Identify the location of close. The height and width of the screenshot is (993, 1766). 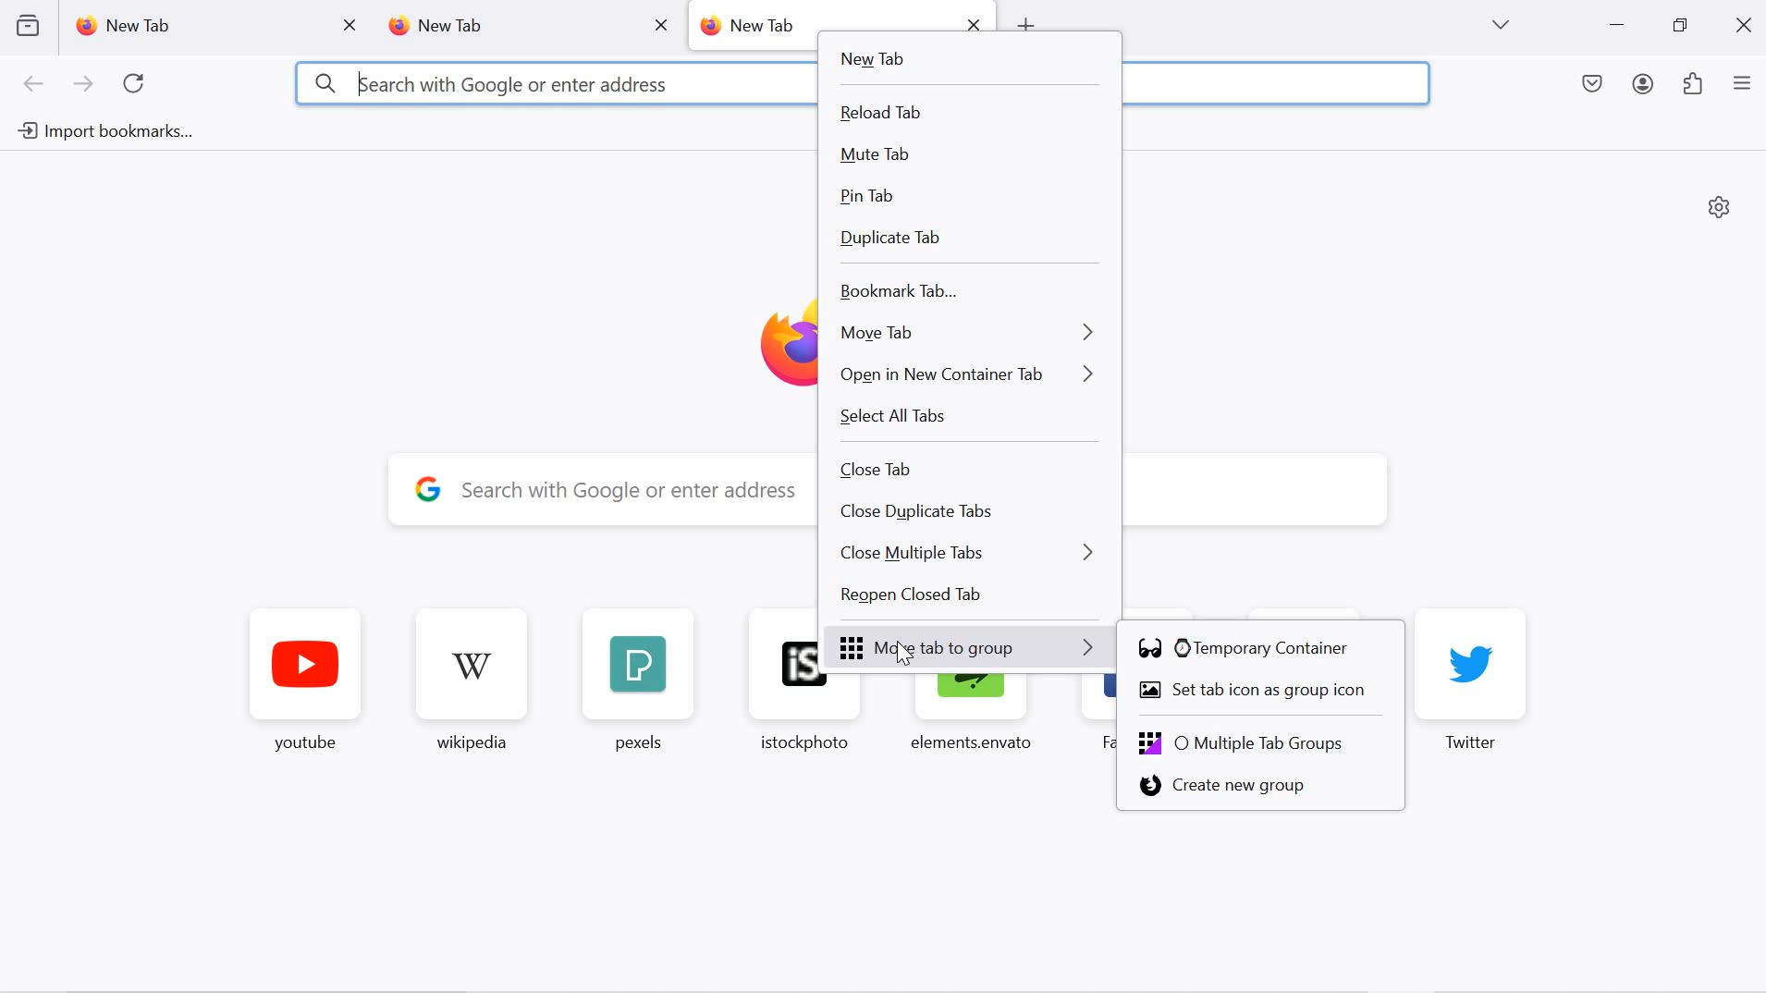
(660, 24).